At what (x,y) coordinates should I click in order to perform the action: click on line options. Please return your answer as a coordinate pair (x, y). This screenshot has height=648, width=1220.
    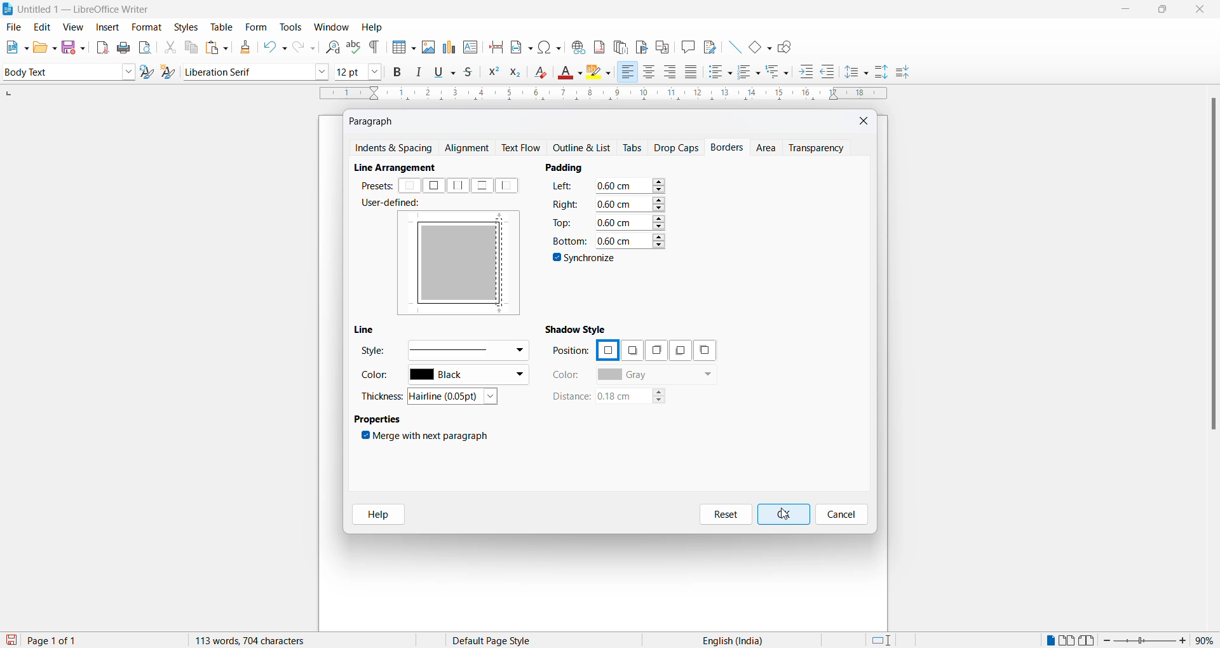
    Looking at the image, I should click on (467, 349).